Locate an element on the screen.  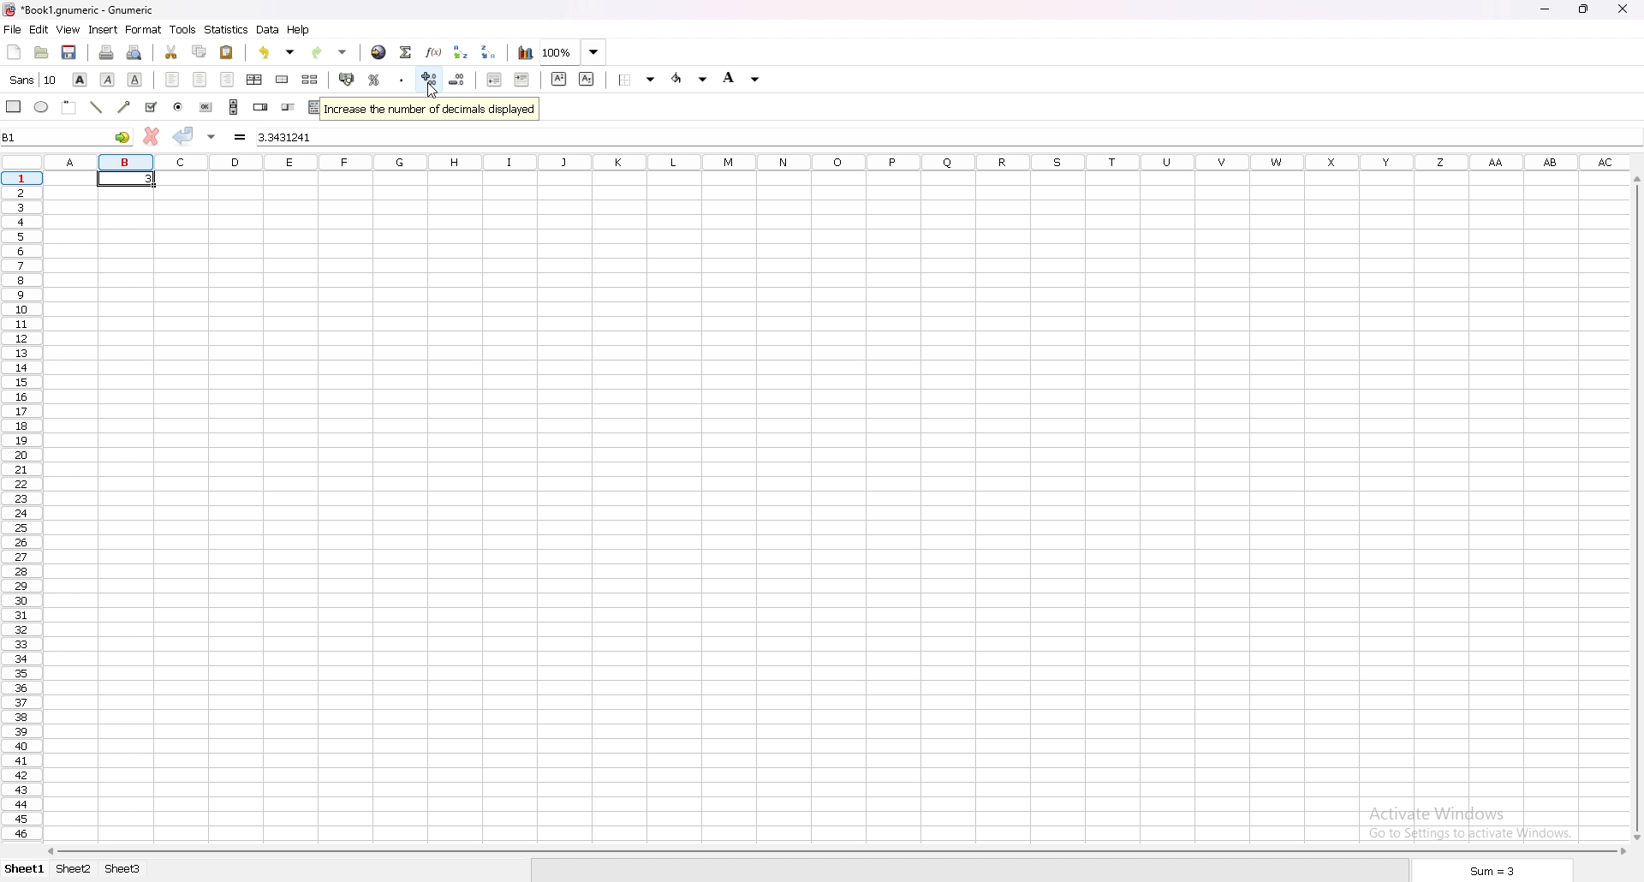
save is located at coordinates (69, 51).